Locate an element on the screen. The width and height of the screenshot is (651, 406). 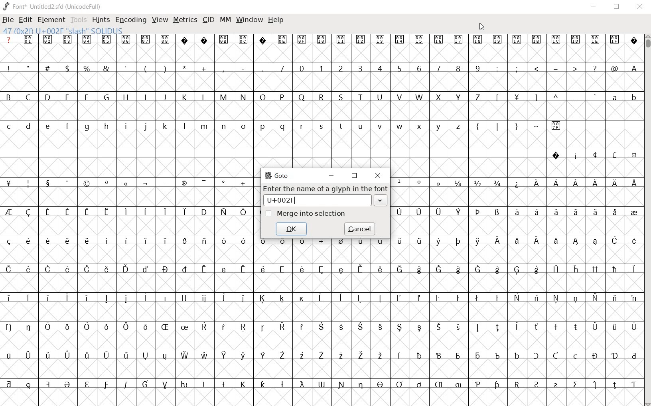
HINTS is located at coordinates (101, 20).